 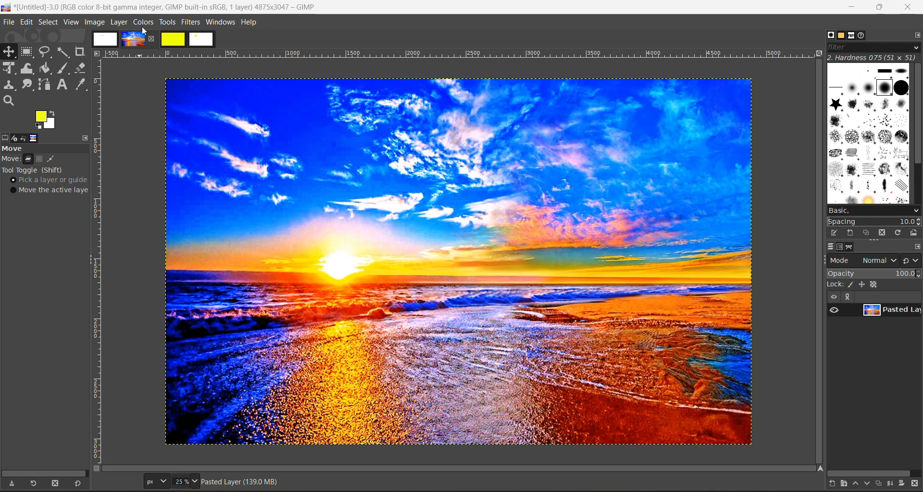 I want to click on view, so click(x=72, y=23).